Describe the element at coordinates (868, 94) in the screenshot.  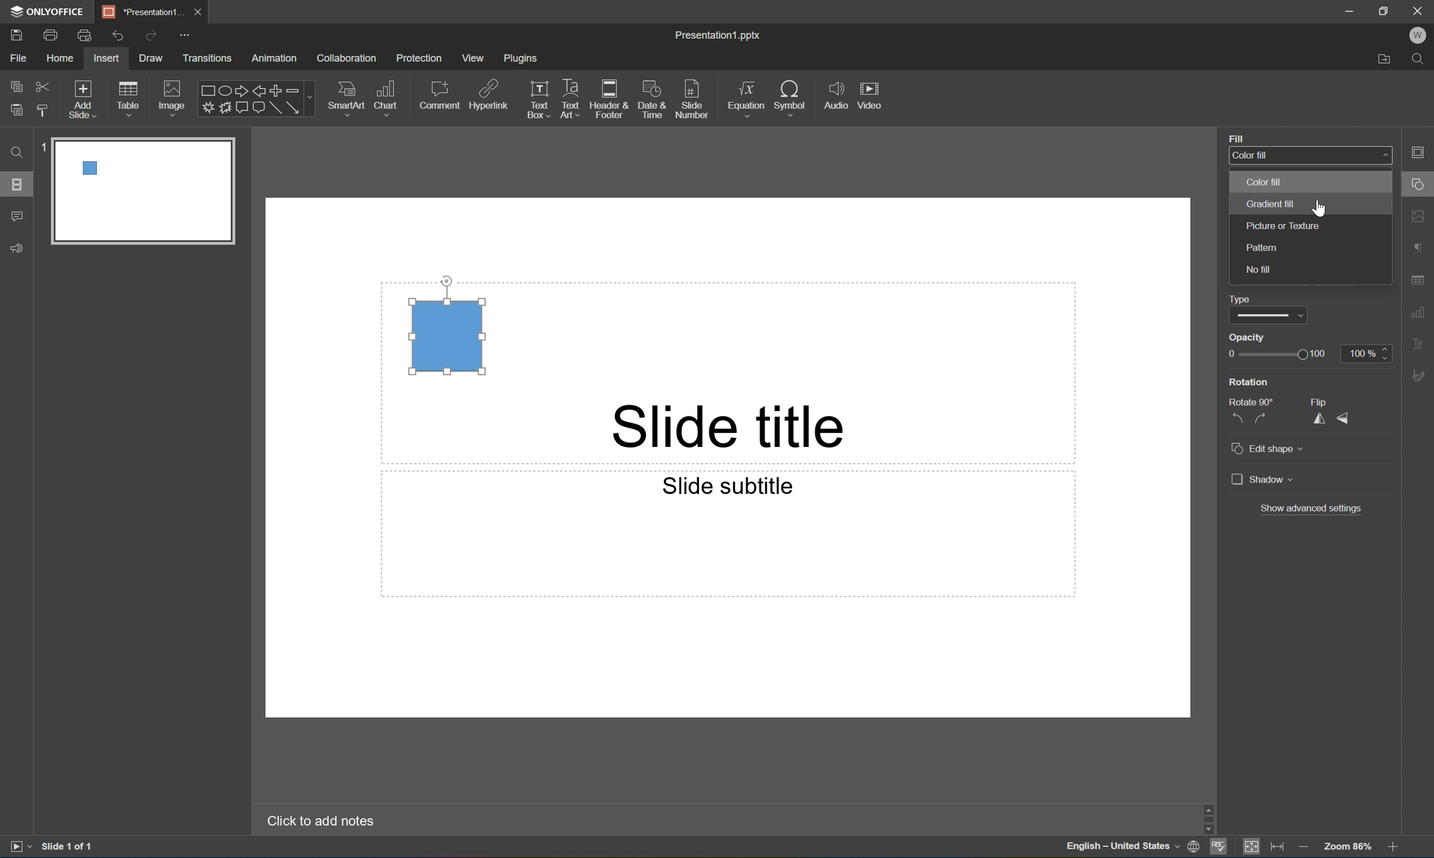
I see `Video` at that location.